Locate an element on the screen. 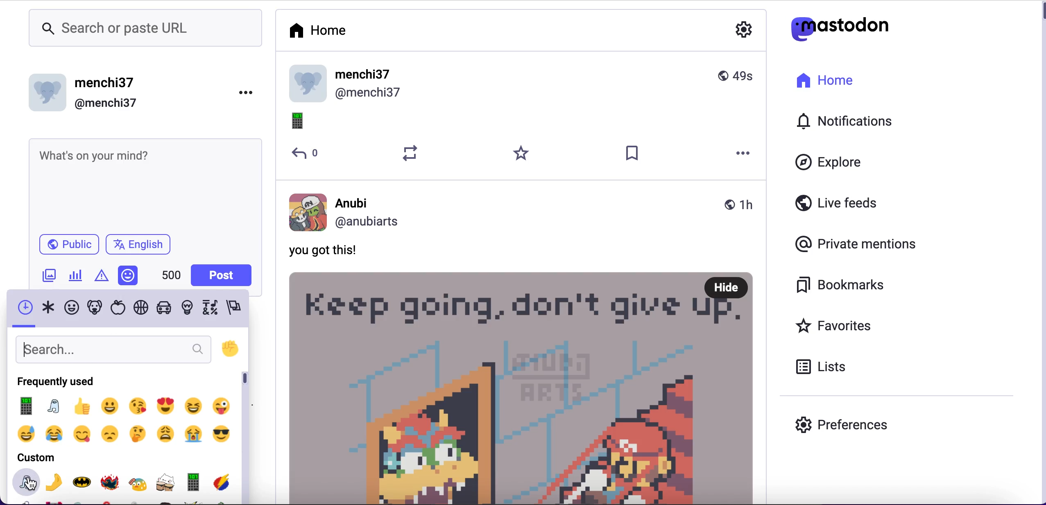  add warnings is located at coordinates (103, 277).